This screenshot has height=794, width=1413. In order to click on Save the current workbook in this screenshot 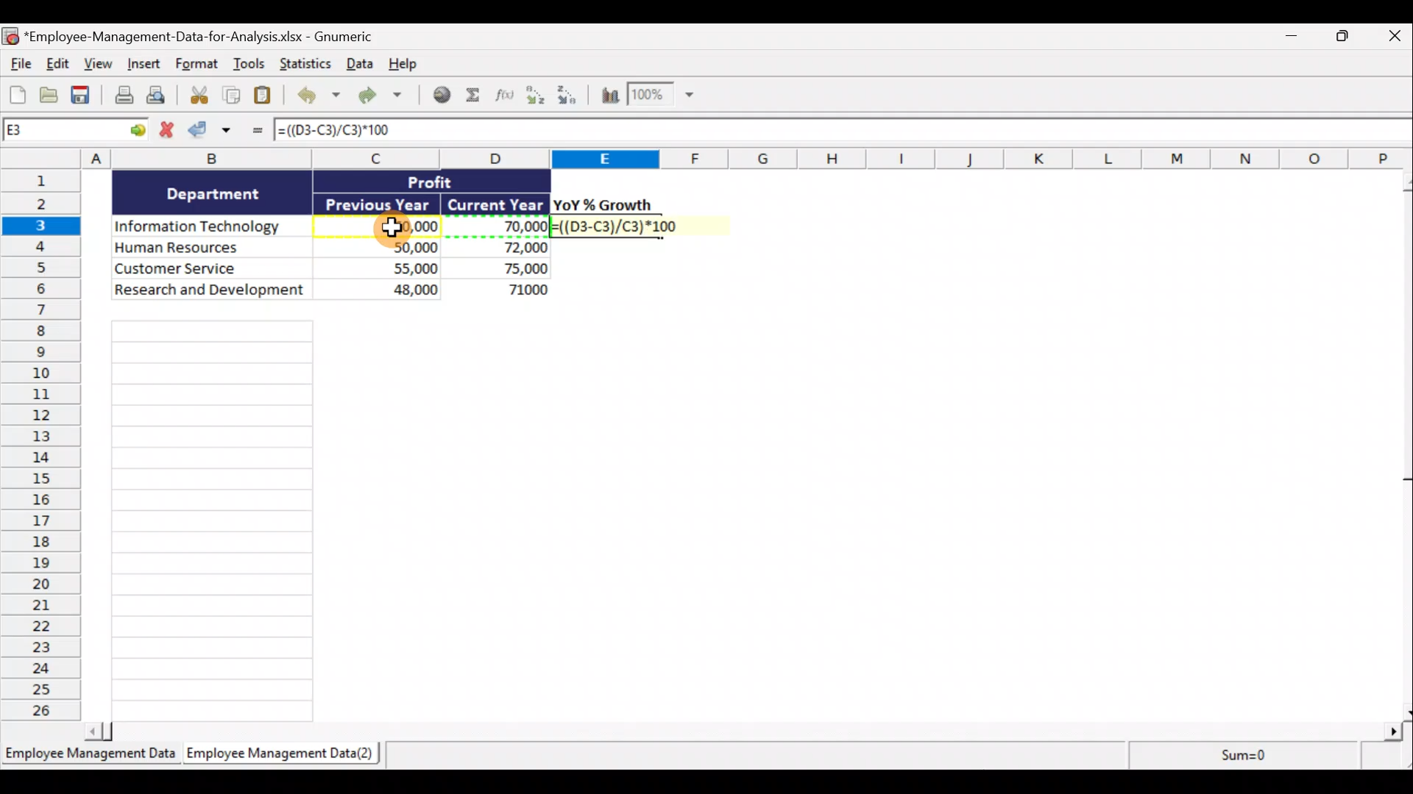, I will do `click(83, 96)`.